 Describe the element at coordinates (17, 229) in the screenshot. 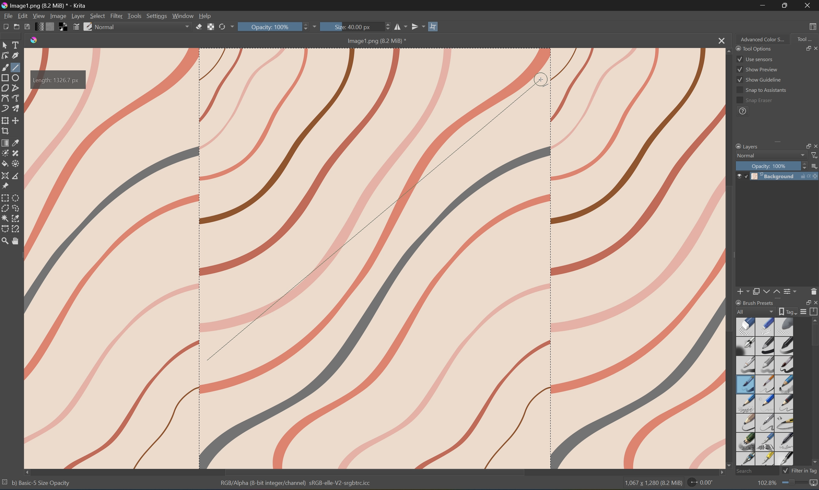

I see `Magnetic curve selection tool` at that location.